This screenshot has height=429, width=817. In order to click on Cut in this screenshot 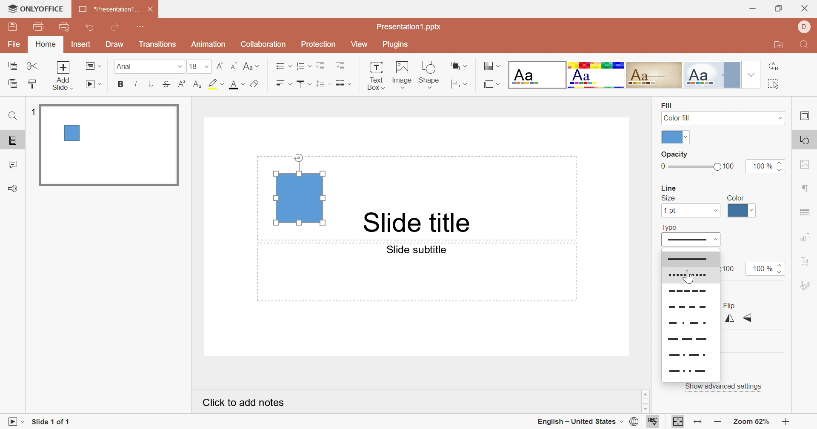, I will do `click(34, 66)`.